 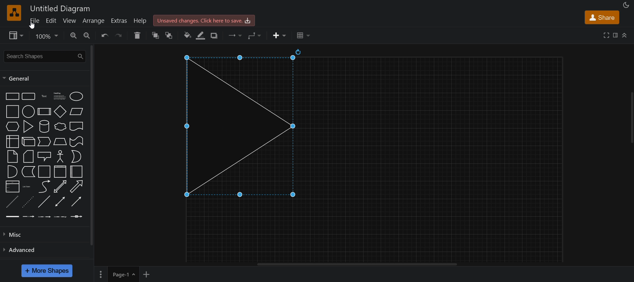 What do you see at coordinates (76, 156) in the screenshot?
I see `or` at bounding box center [76, 156].